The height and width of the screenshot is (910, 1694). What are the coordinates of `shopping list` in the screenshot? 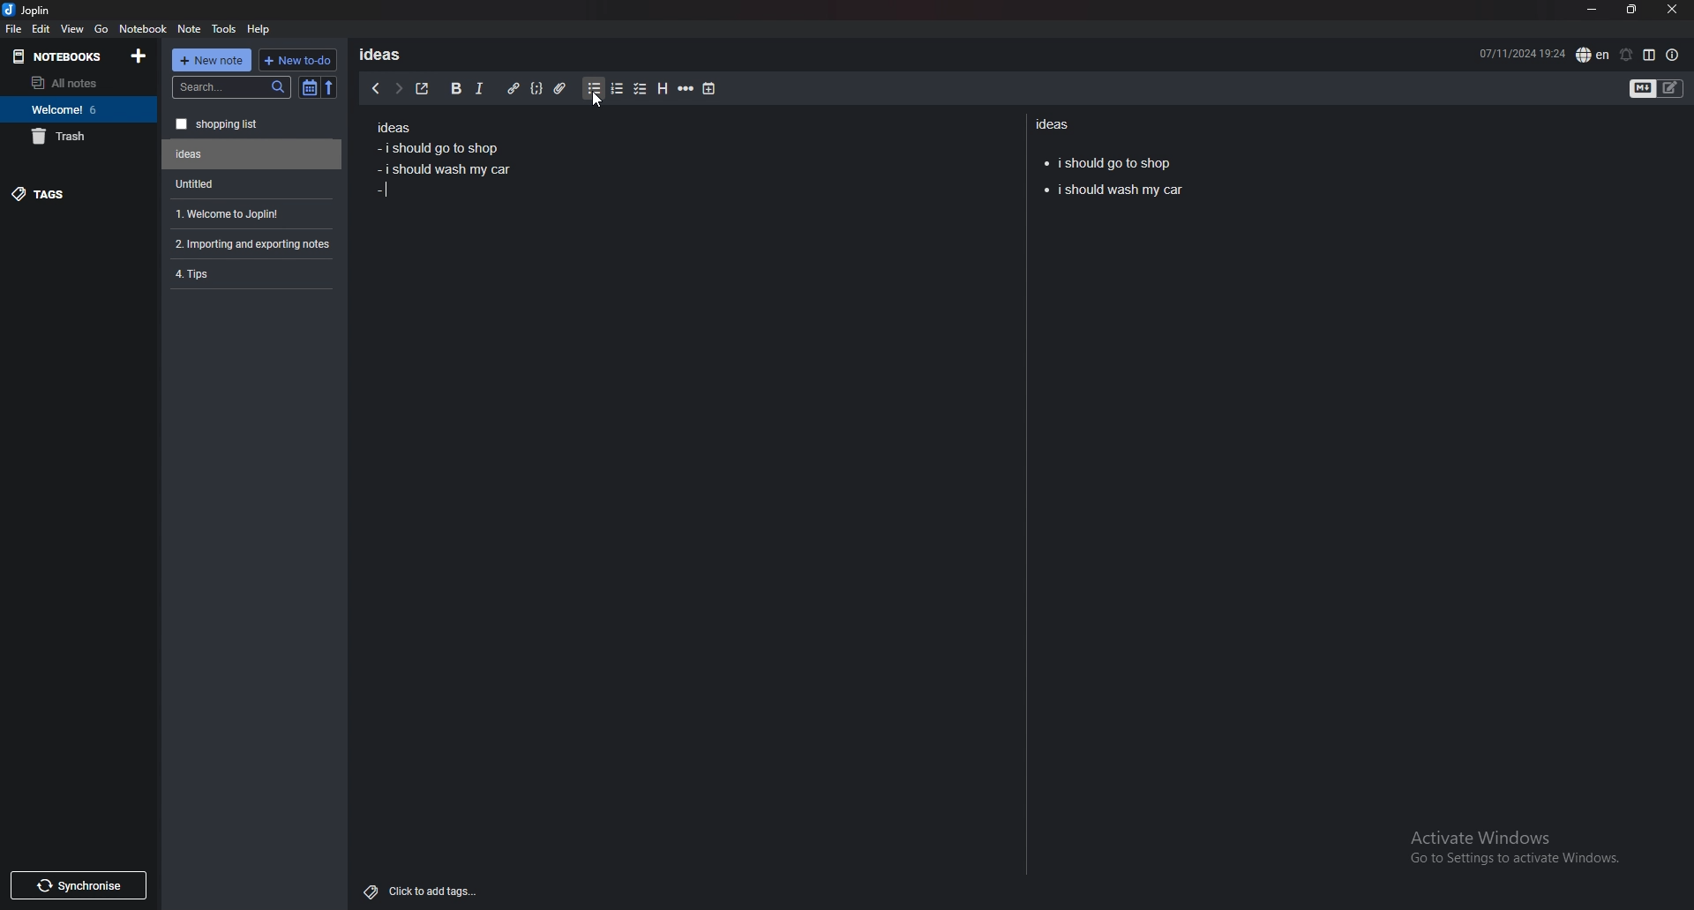 It's located at (252, 124).